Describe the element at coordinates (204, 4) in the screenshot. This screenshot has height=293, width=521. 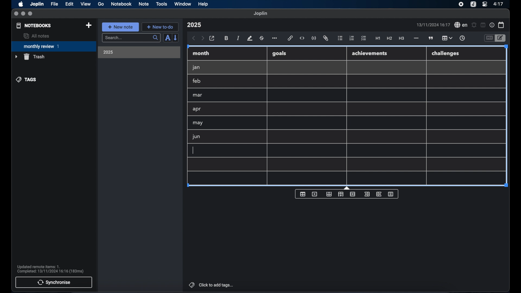
I see `help` at that location.